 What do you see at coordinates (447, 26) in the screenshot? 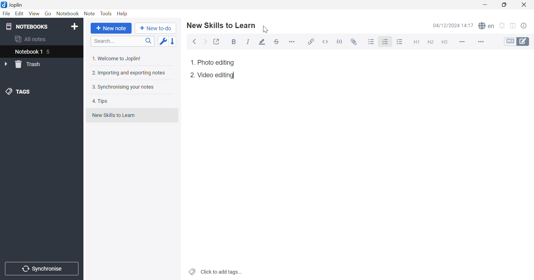
I see `04/12/2024` at bounding box center [447, 26].